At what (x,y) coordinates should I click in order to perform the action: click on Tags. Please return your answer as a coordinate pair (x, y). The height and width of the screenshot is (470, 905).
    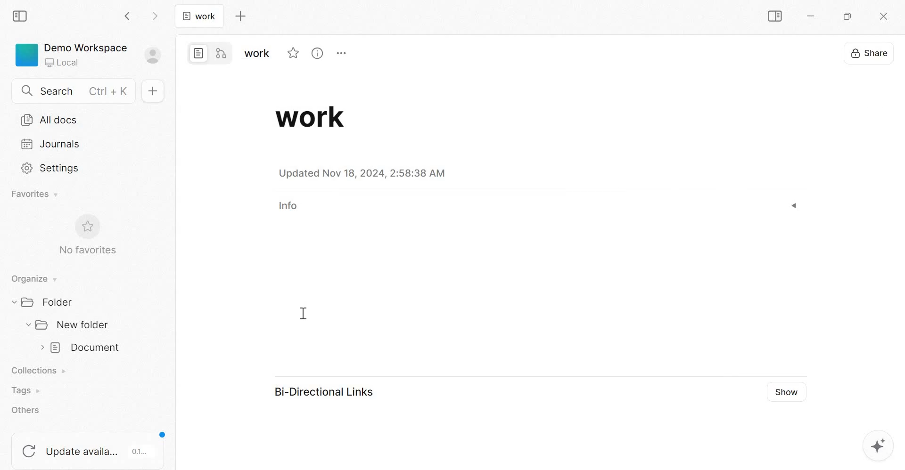
    Looking at the image, I should click on (25, 390).